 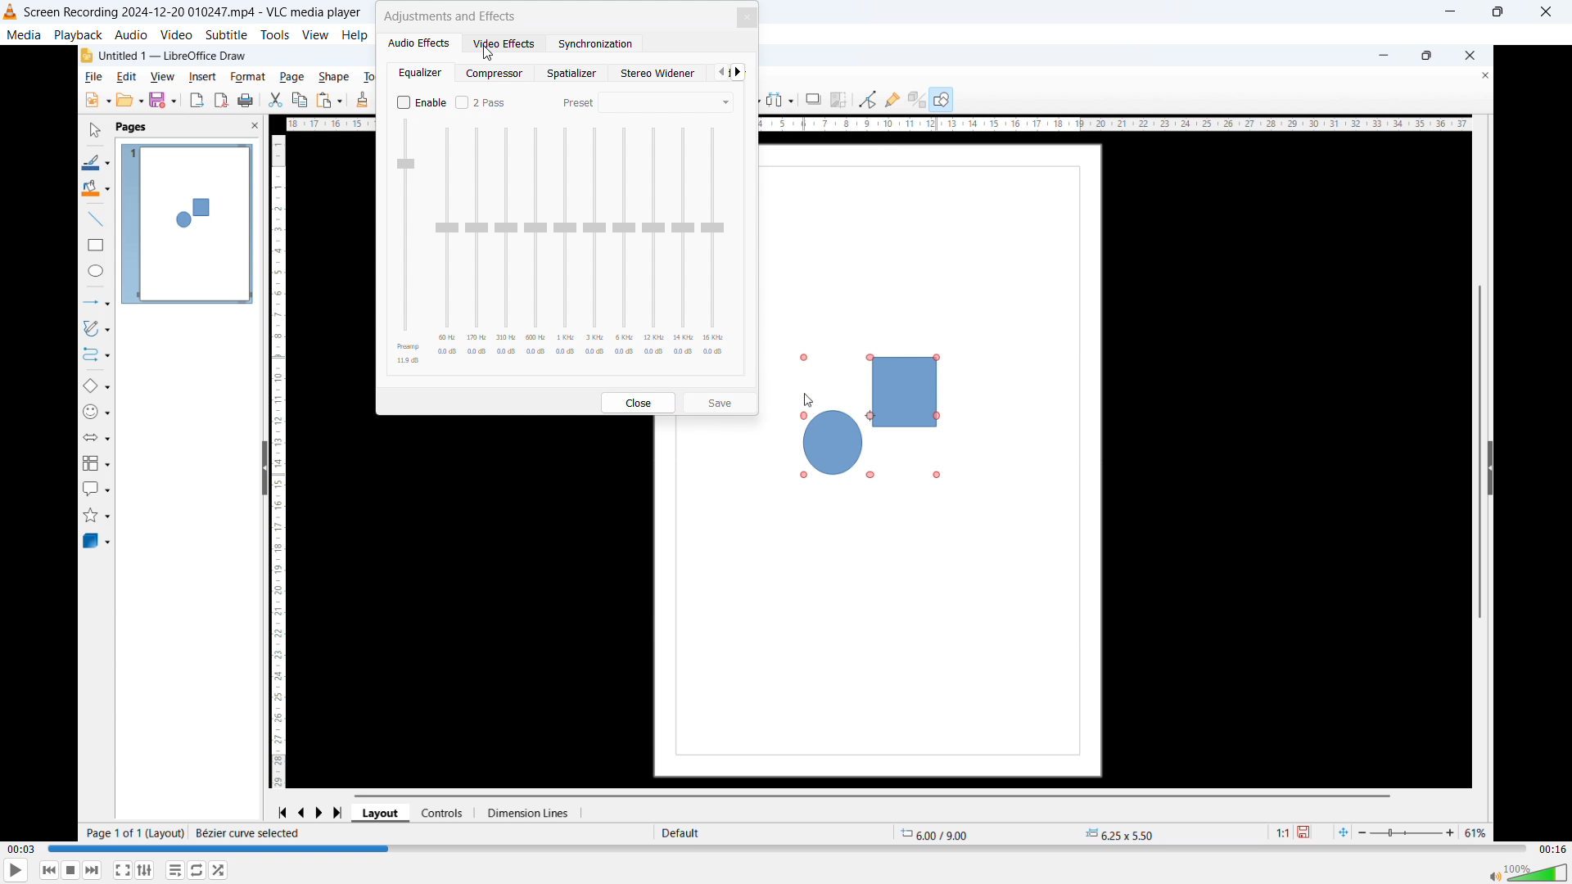 What do you see at coordinates (92, 871) in the screenshot?
I see `forward or next media ` at bounding box center [92, 871].